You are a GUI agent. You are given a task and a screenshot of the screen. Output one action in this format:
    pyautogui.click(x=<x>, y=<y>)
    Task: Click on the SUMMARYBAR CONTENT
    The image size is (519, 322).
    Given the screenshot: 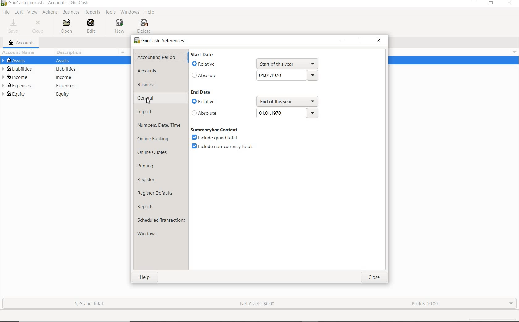 What is the action you would take?
    pyautogui.click(x=215, y=130)
    